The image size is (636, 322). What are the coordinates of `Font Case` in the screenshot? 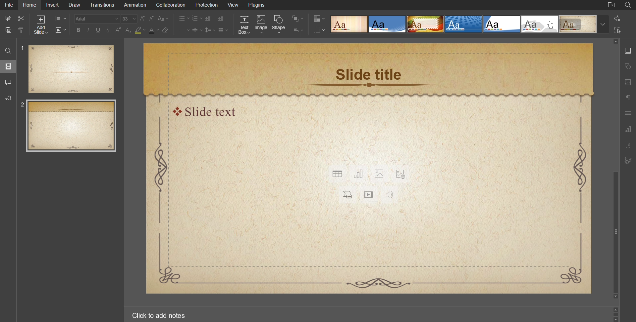 It's located at (164, 19).